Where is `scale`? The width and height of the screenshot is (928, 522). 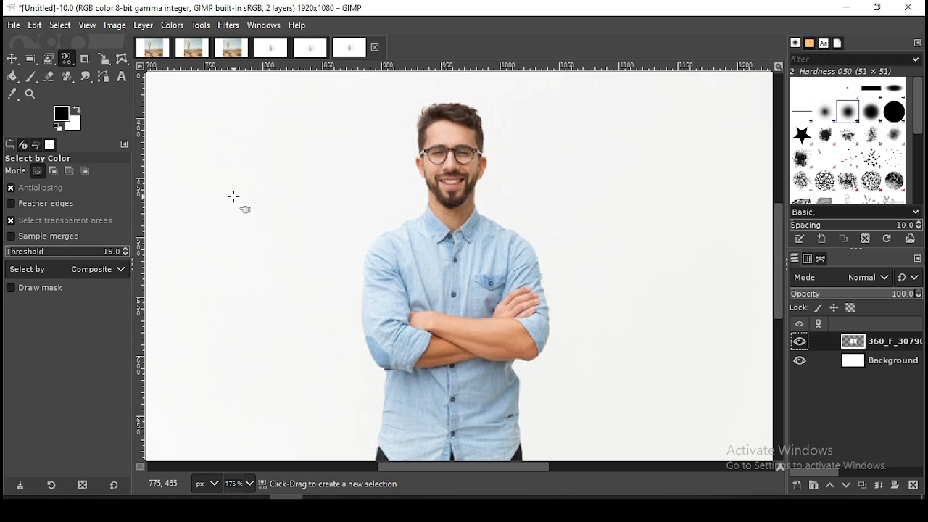 scale is located at coordinates (141, 267).